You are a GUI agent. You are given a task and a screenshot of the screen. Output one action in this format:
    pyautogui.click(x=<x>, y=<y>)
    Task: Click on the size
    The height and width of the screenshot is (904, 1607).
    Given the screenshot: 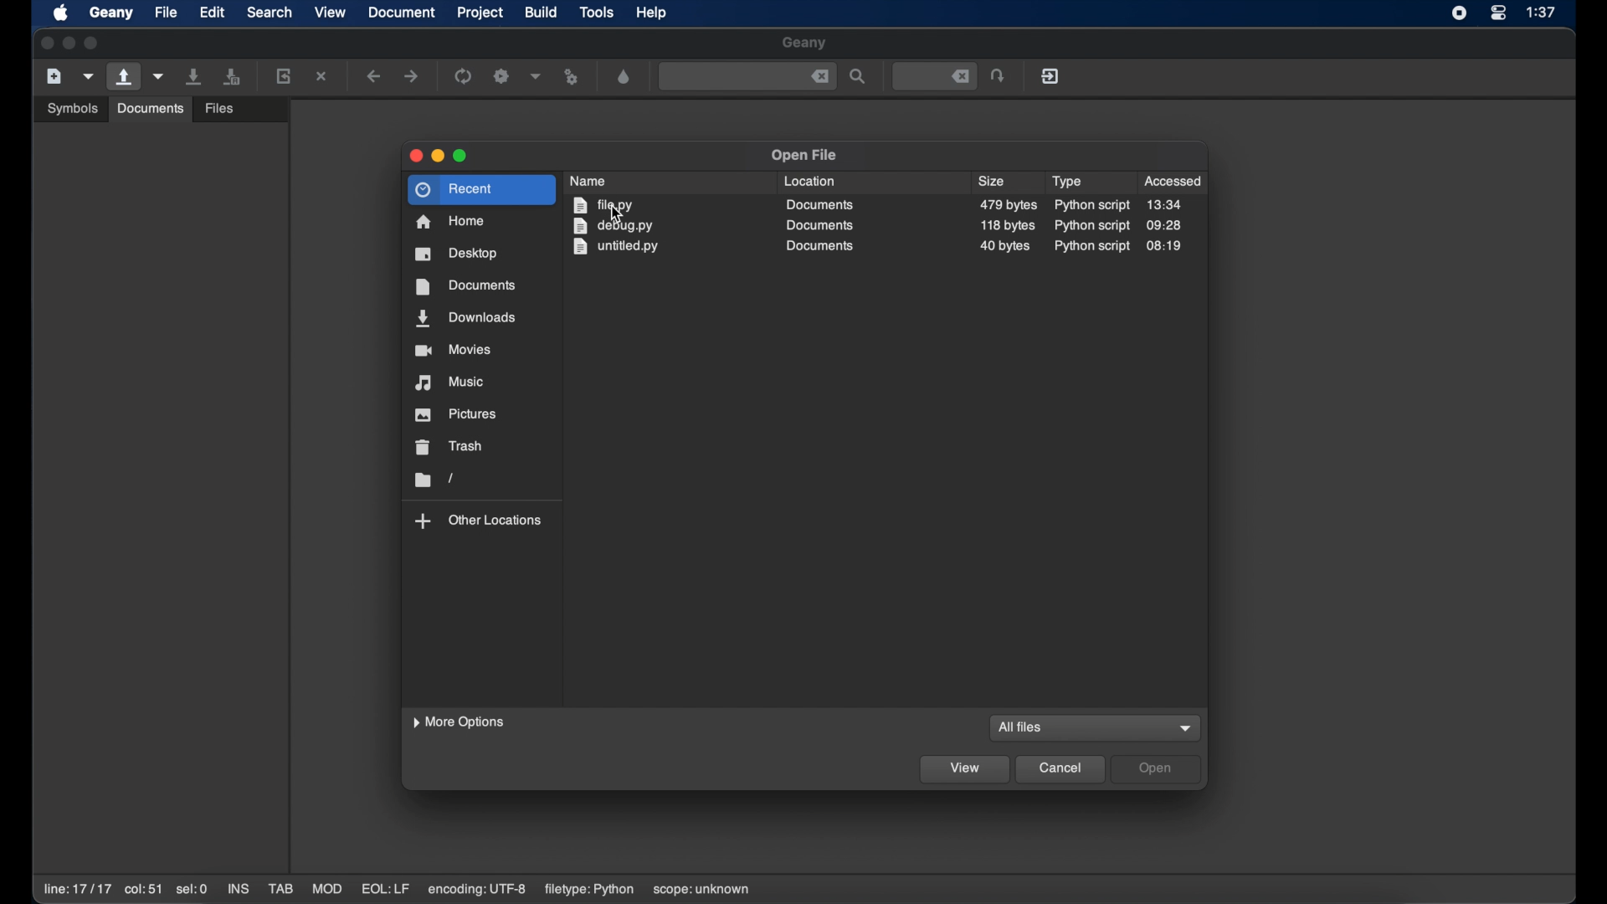 What is the action you would take?
    pyautogui.click(x=1009, y=205)
    